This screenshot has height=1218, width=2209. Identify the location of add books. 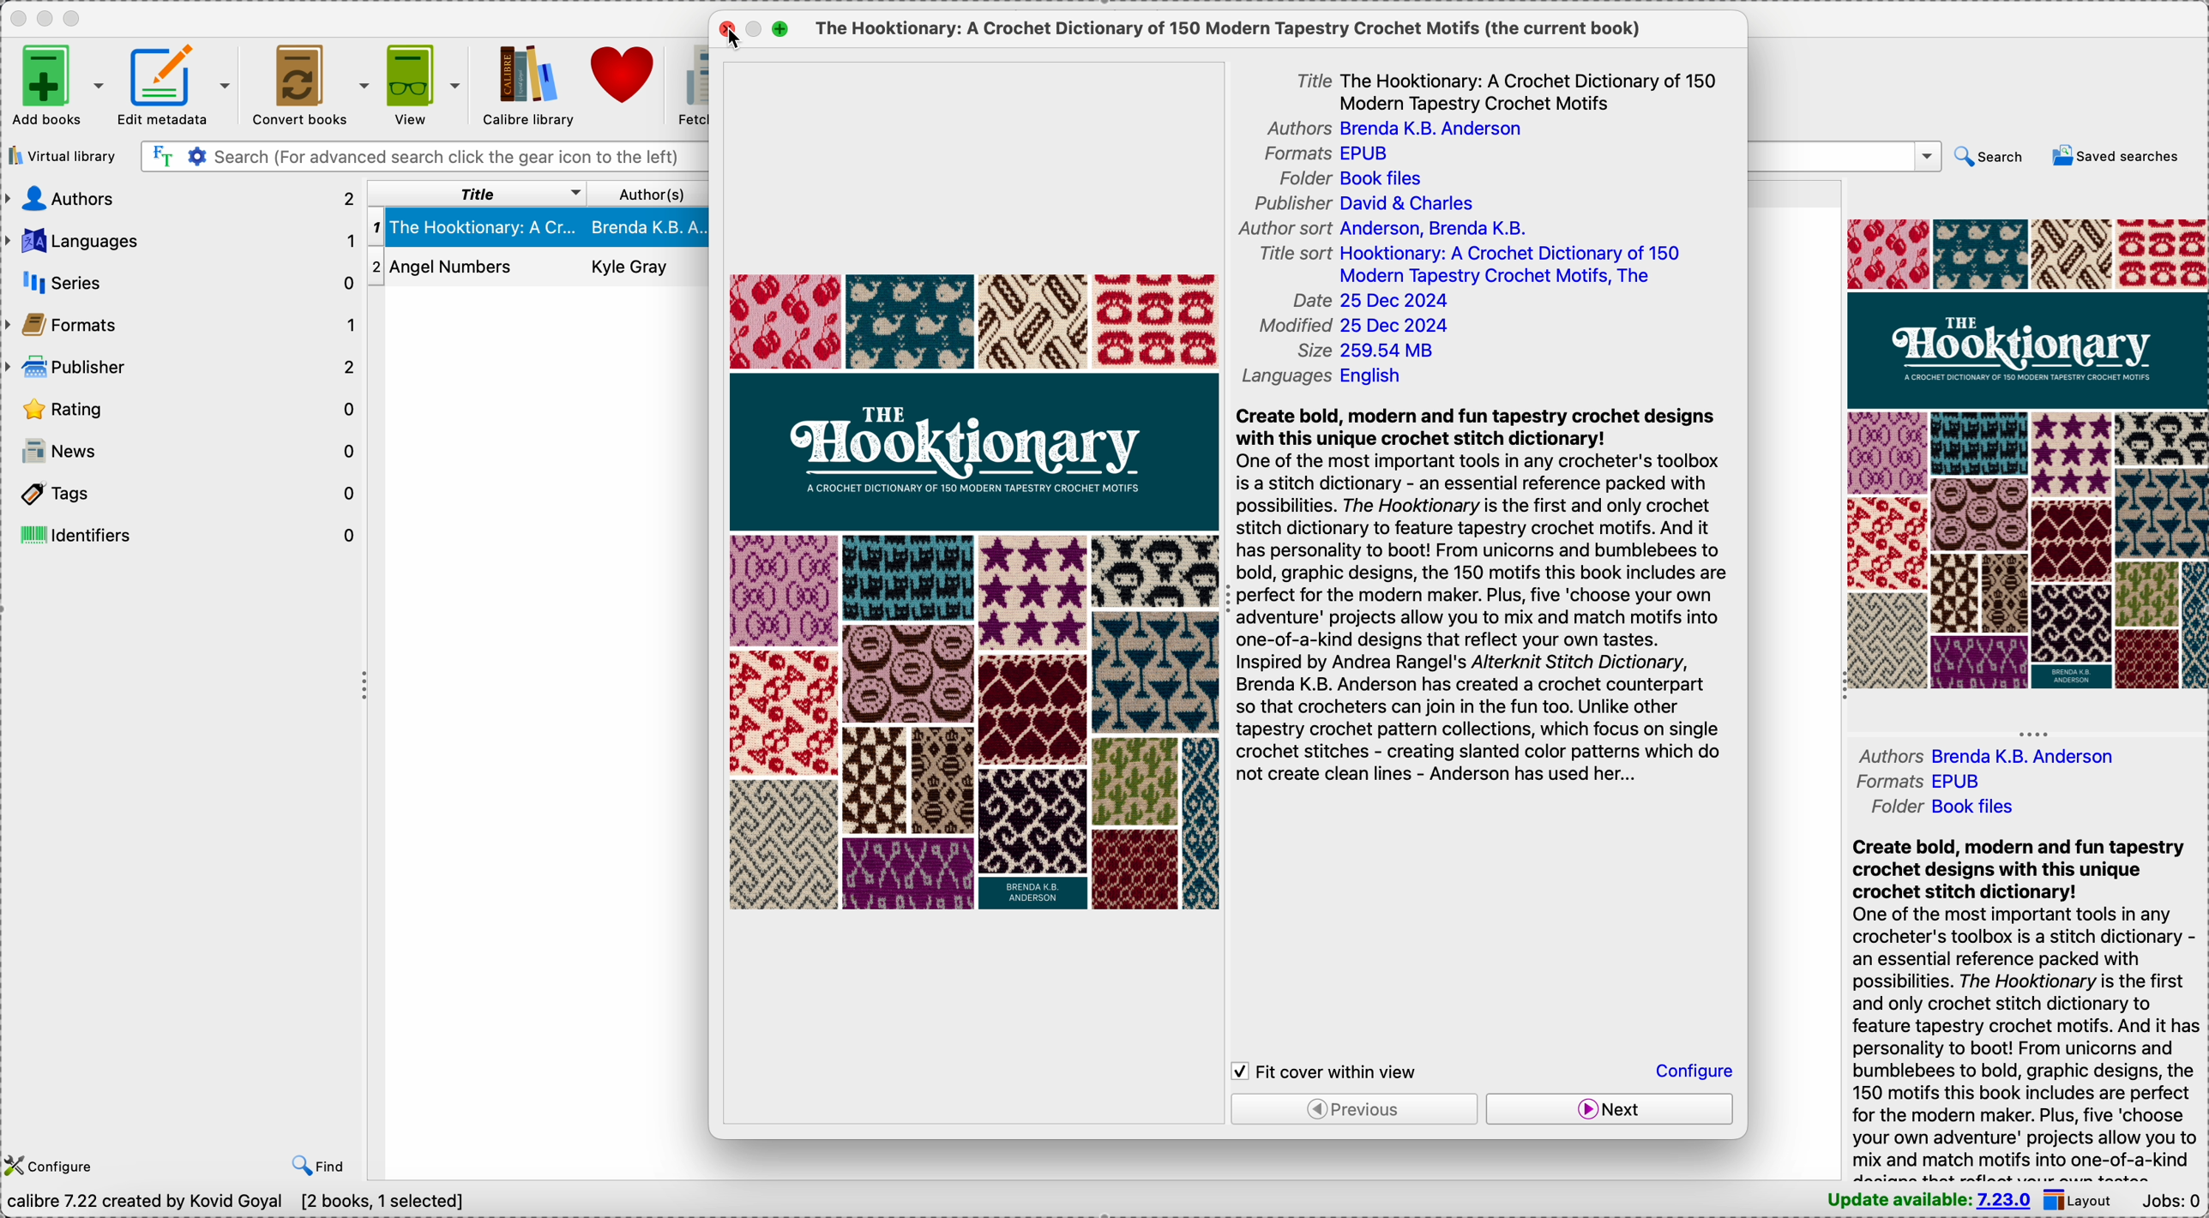
(57, 84).